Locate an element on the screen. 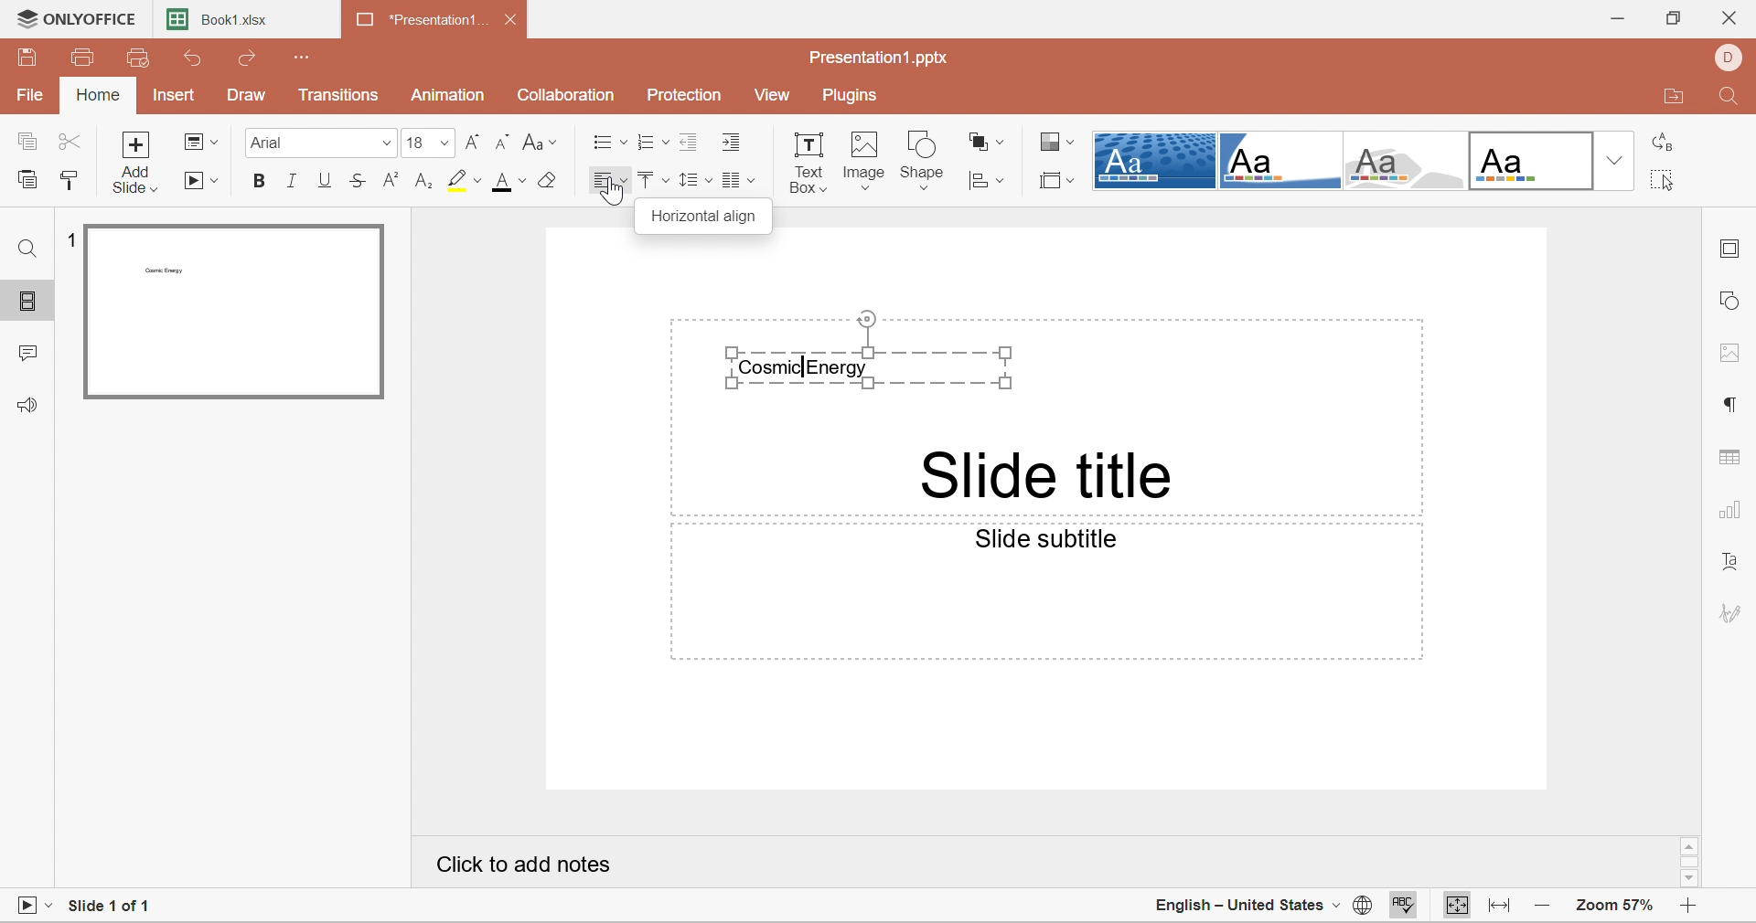  Text Box is located at coordinates (809, 160).